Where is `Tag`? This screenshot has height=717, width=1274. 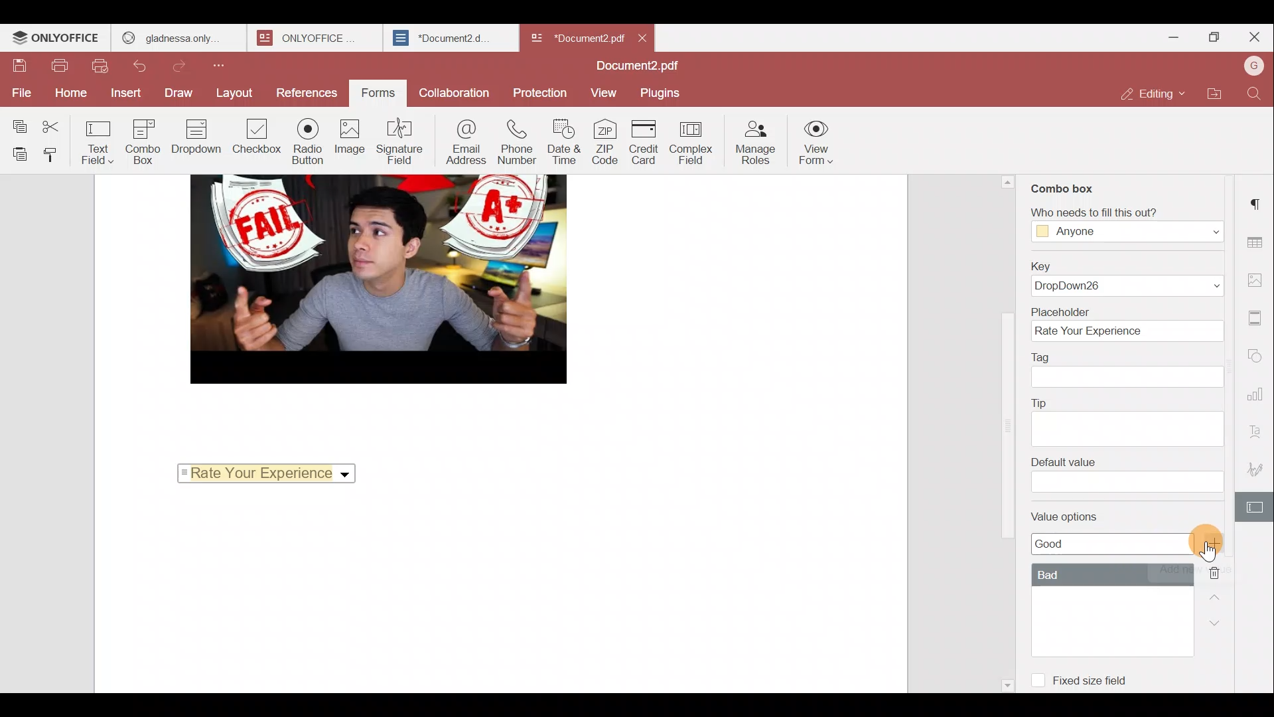 Tag is located at coordinates (1129, 370).